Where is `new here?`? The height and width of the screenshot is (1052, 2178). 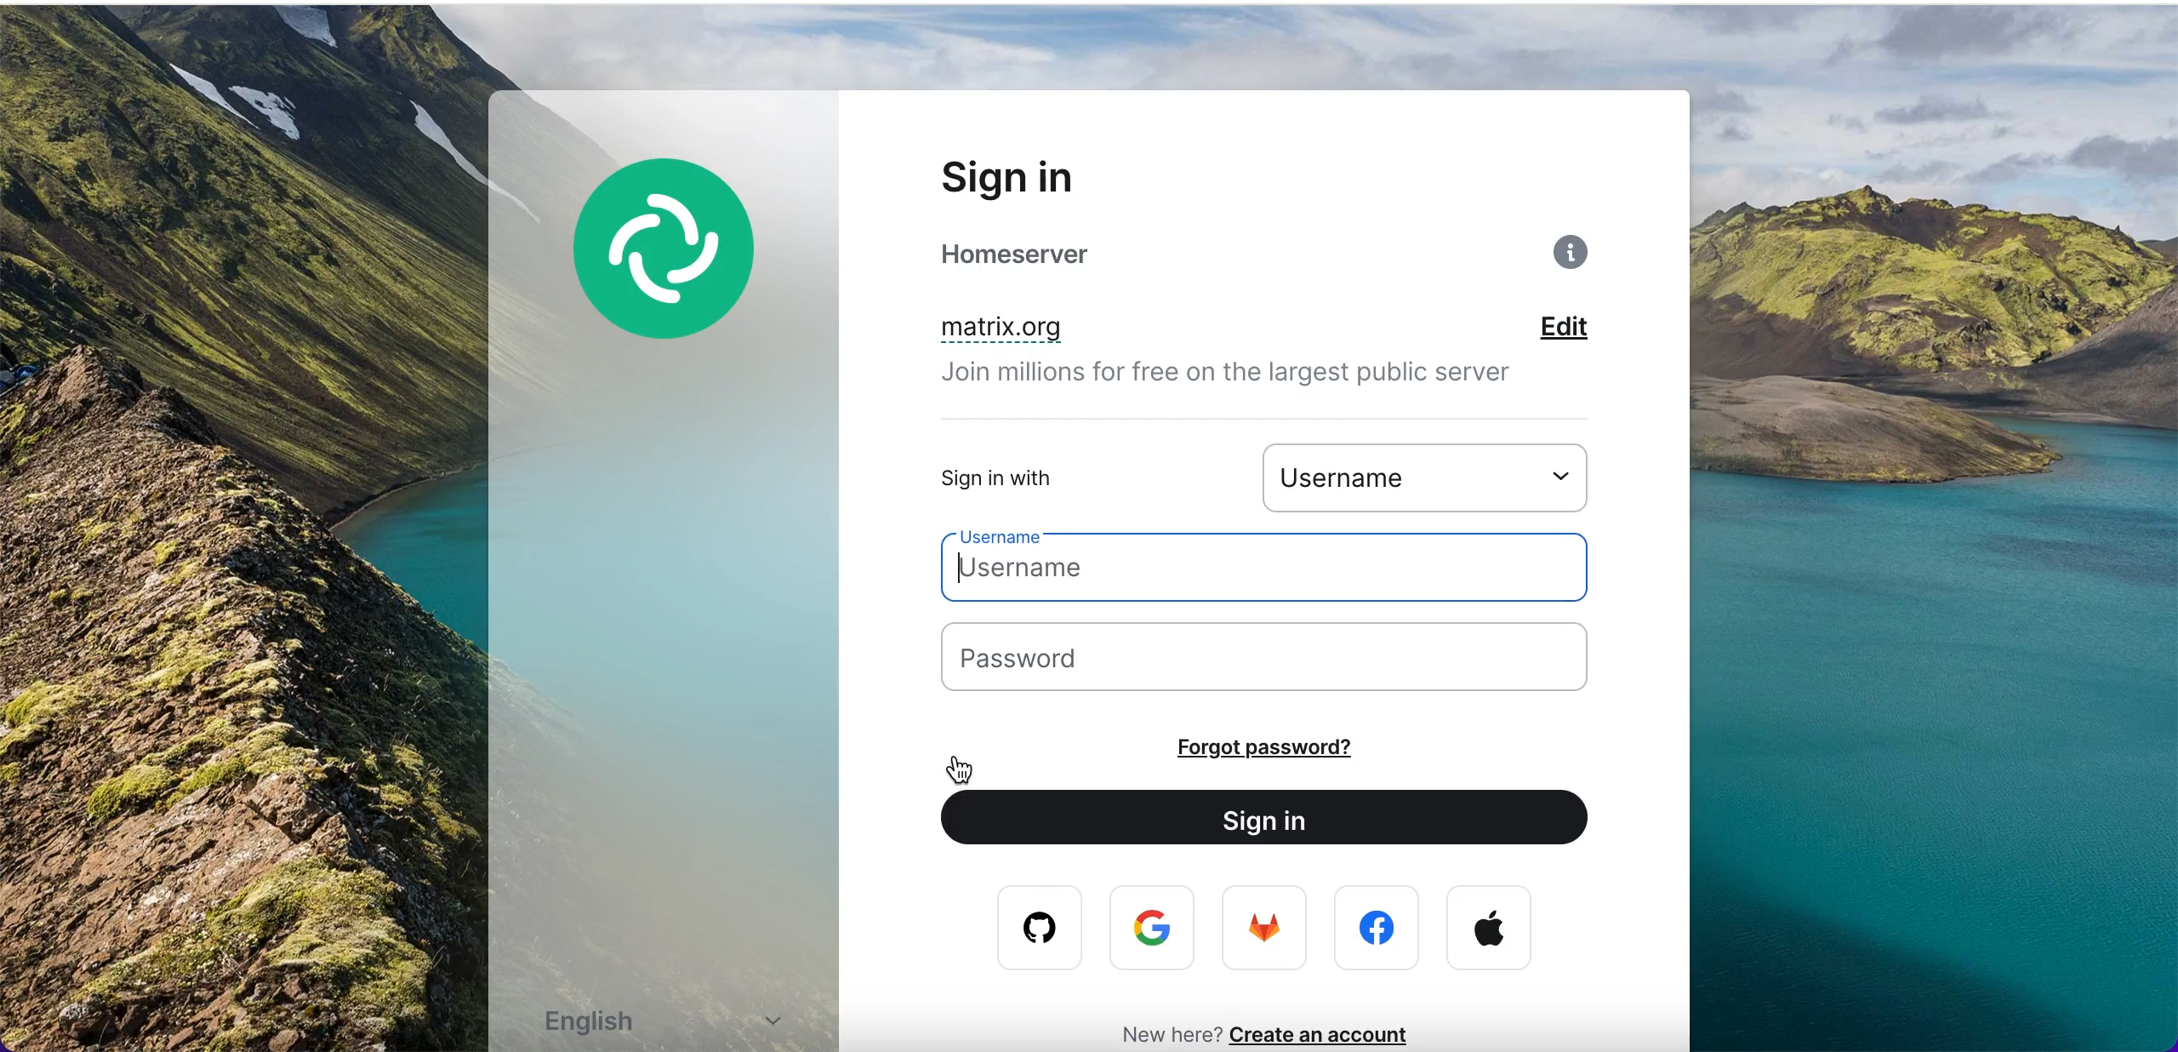
new here? is located at coordinates (1161, 1032).